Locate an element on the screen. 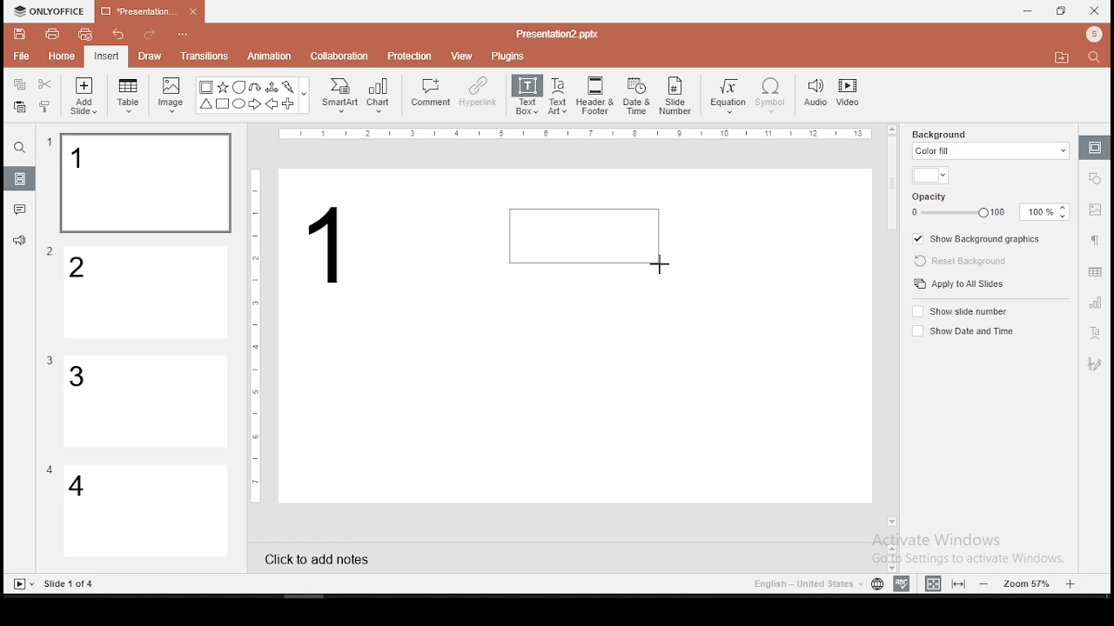 The image size is (1114, 626). fit to slide is located at coordinates (961, 583).